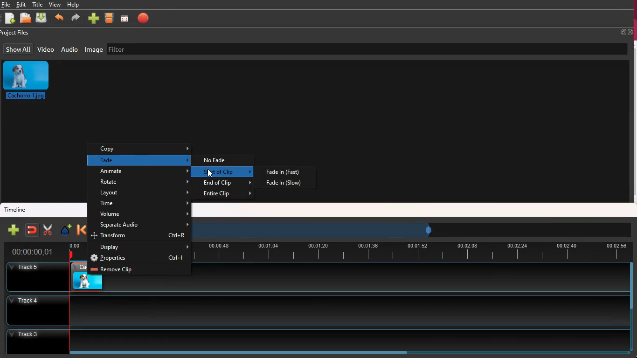 The height and width of the screenshot is (358, 637). I want to click on movie, so click(111, 18).